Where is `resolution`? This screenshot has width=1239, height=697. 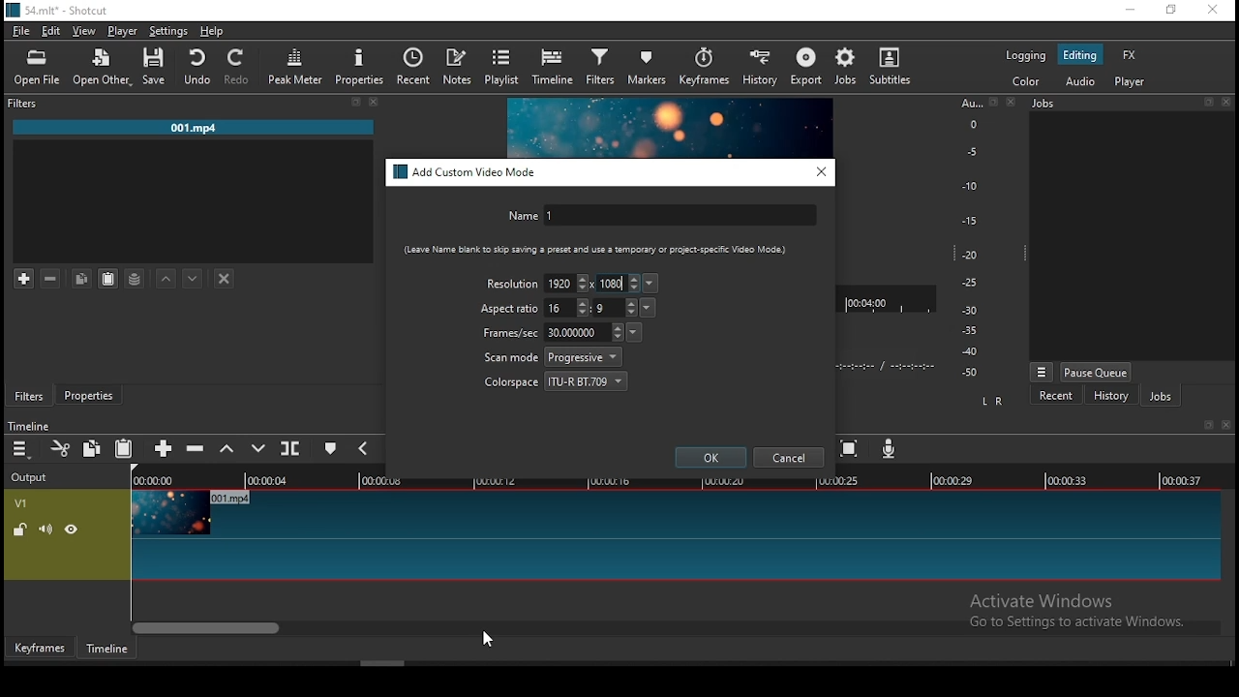 resolution is located at coordinates (510, 283).